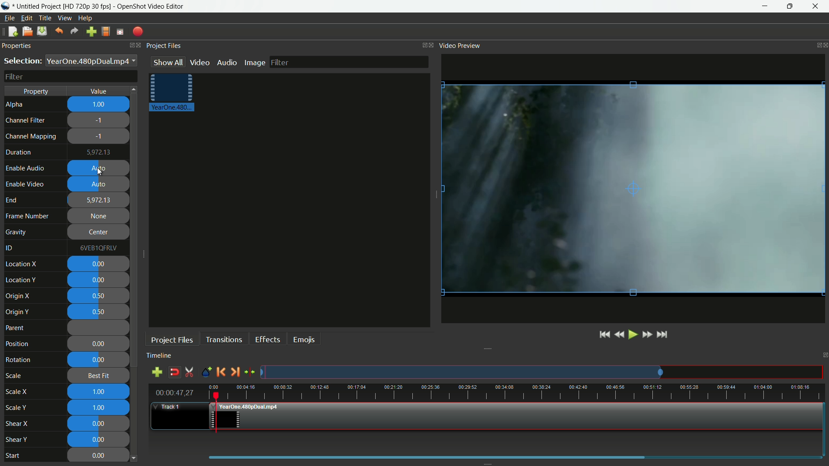  I want to click on best fit, so click(96, 376).